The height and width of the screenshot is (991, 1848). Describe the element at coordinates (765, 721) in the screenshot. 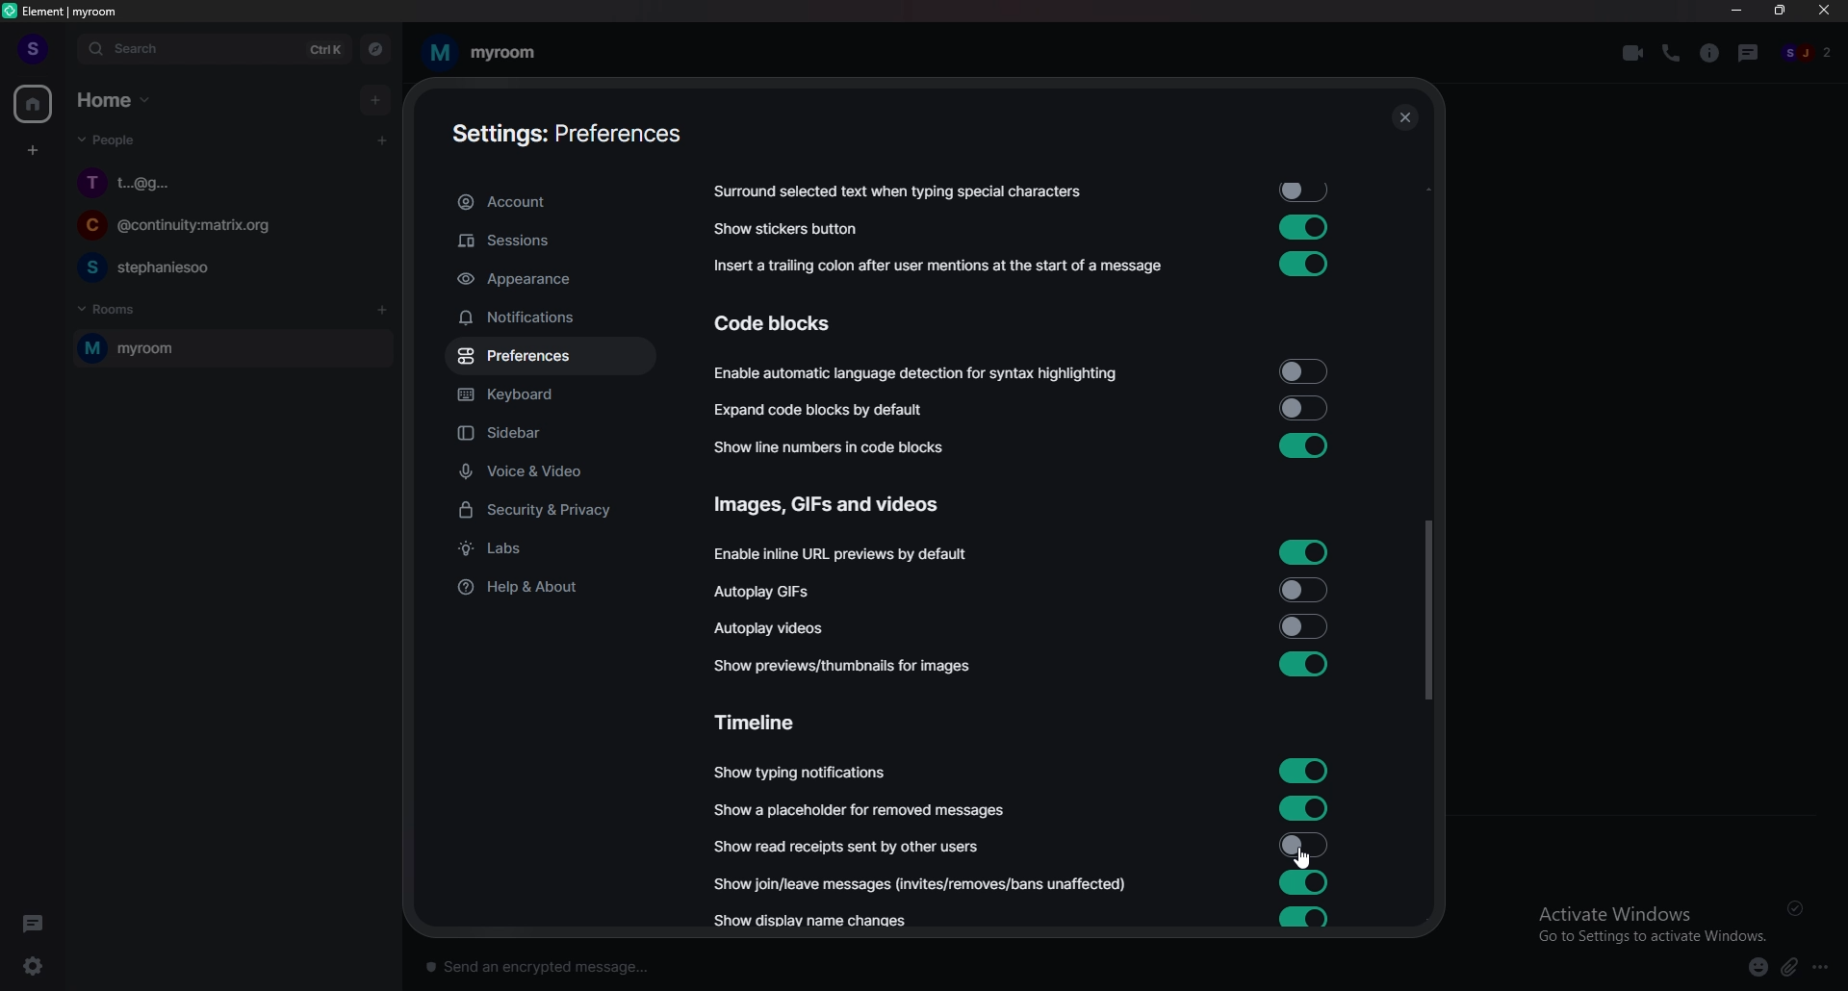

I see `timeline` at that location.